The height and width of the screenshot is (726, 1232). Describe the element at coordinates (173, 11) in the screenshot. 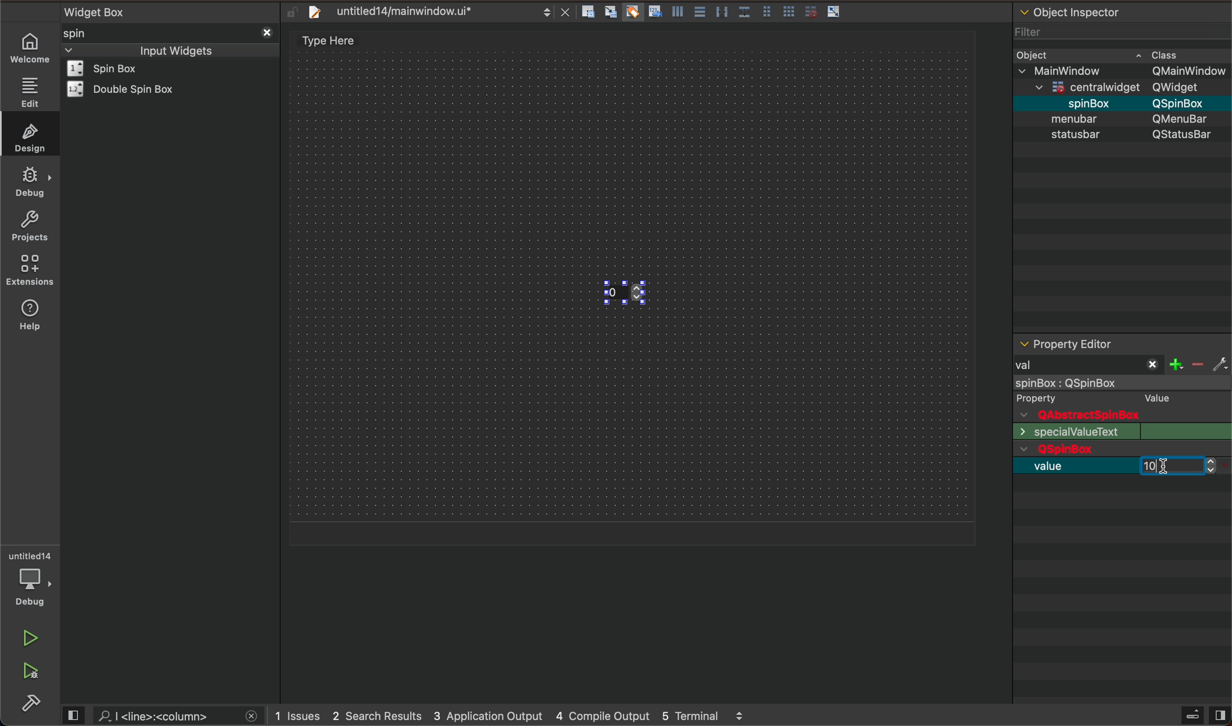

I see `widget box` at that location.